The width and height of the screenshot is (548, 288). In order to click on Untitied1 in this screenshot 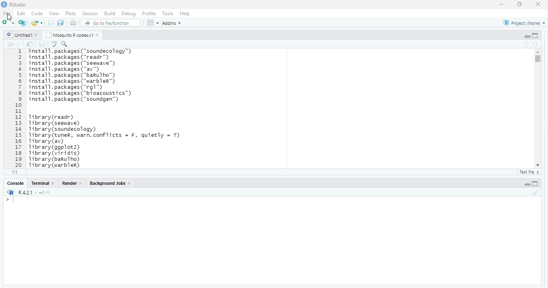, I will do `click(20, 35)`.